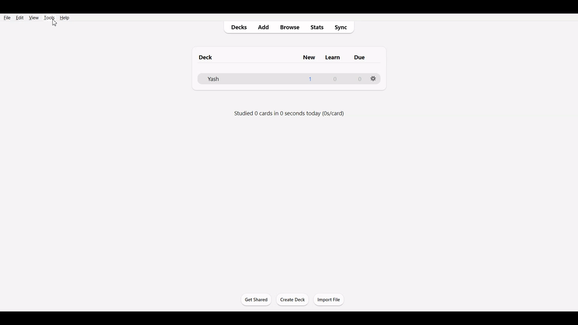  What do you see at coordinates (228, 79) in the screenshot?
I see `Deck File` at bounding box center [228, 79].